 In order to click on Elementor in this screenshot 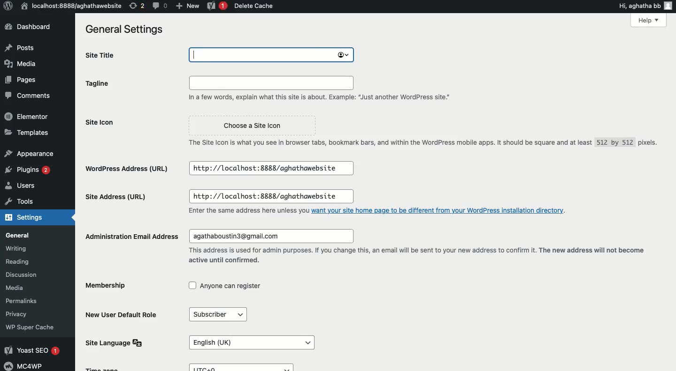, I will do `click(25, 116)`.